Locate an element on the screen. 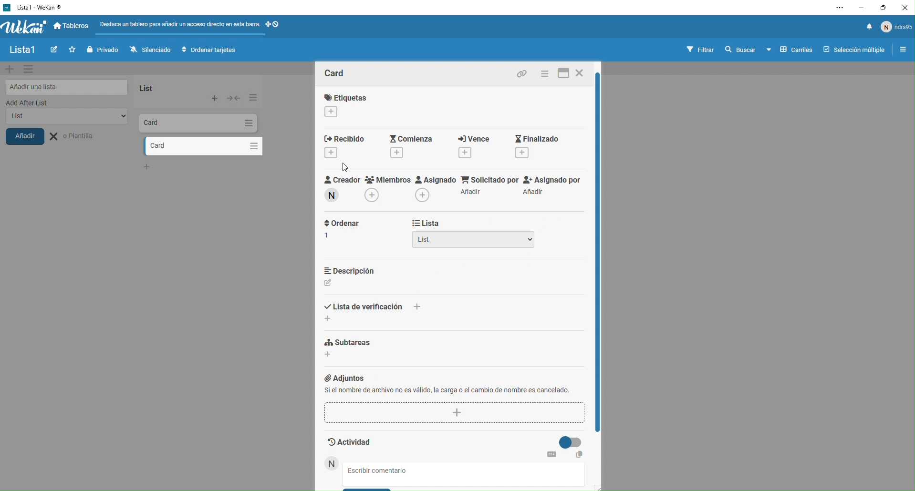  window is located at coordinates (562, 74).